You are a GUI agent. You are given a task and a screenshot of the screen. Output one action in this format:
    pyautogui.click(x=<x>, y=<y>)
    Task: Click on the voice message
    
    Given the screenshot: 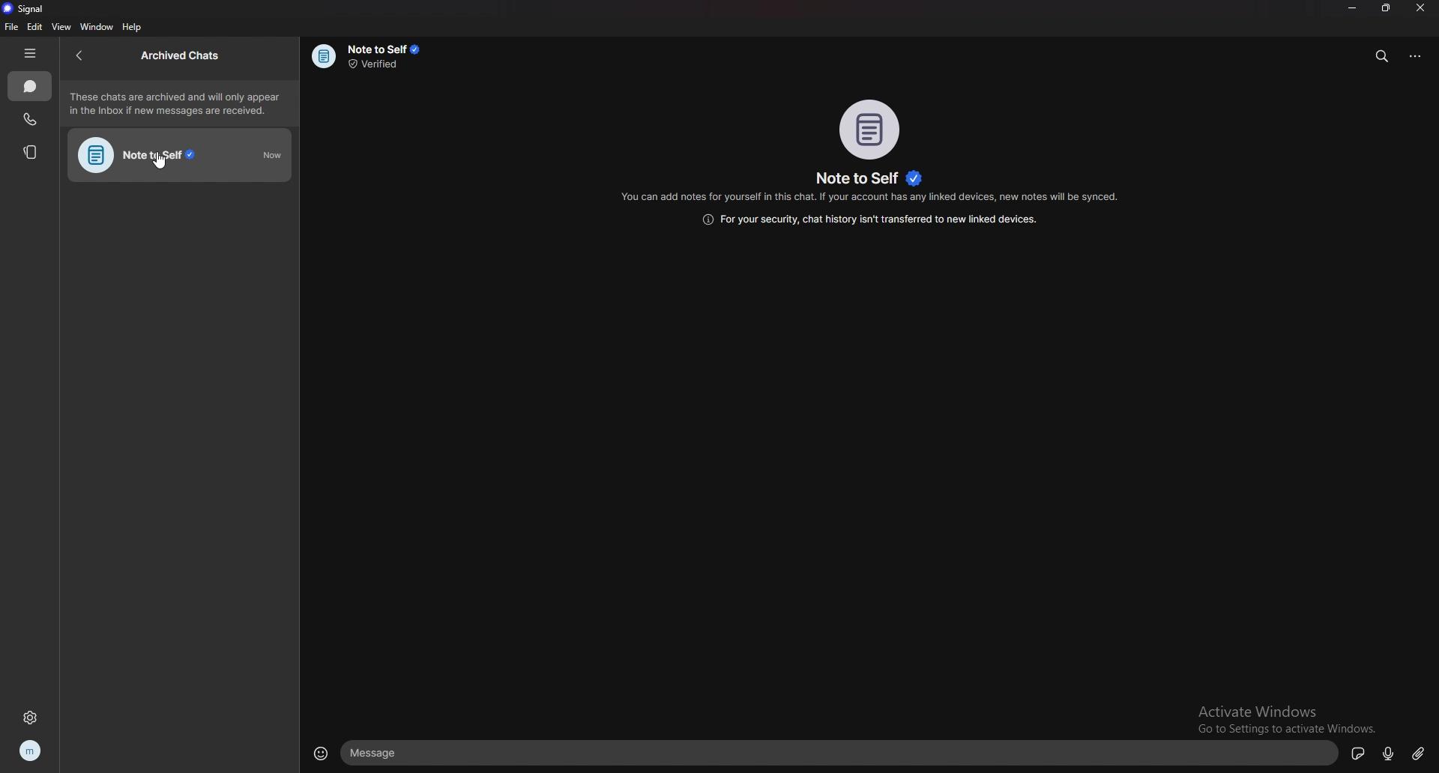 What is the action you would take?
    pyautogui.click(x=1389, y=752)
    